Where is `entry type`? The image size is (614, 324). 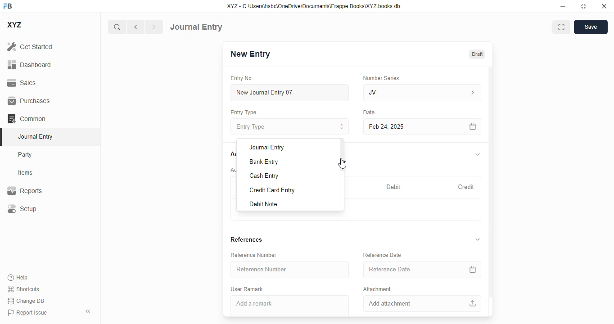
entry type is located at coordinates (289, 126).